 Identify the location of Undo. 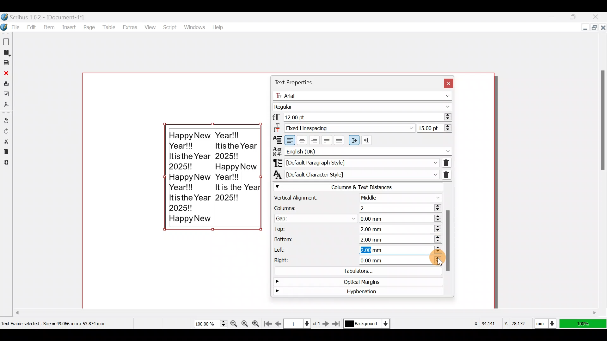
(6, 118).